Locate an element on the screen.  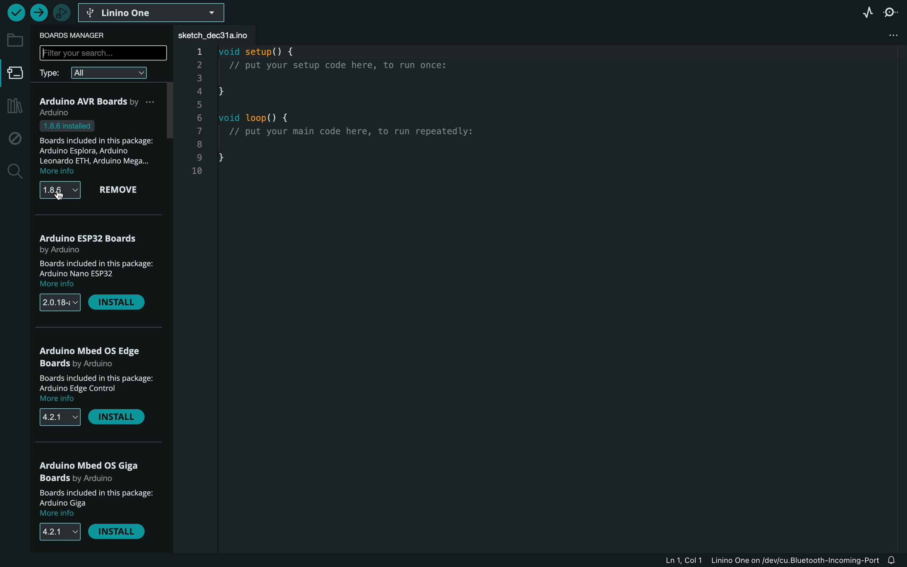
cursor is located at coordinates (61, 195).